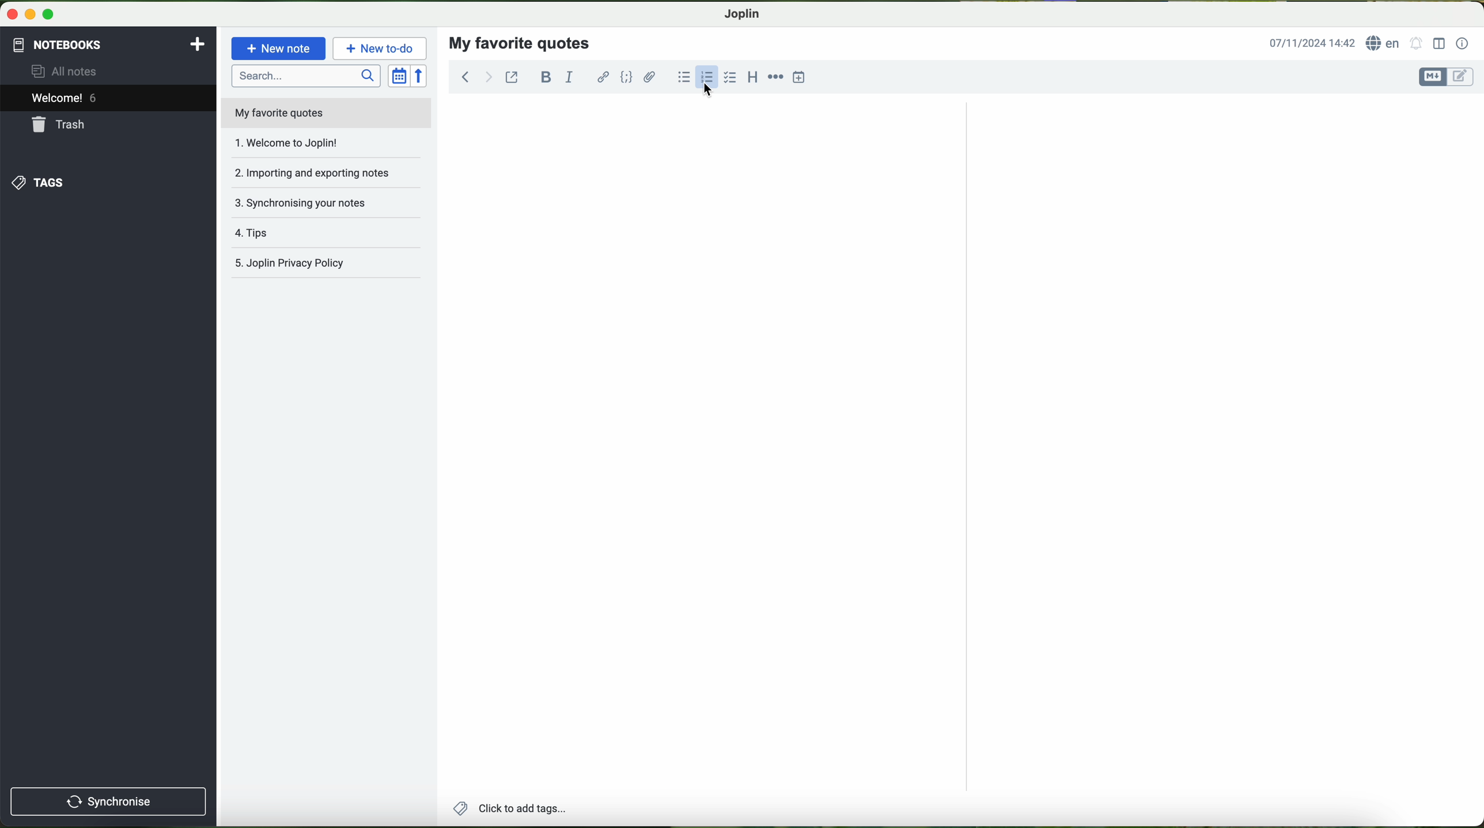 The width and height of the screenshot is (1484, 828). What do you see at coordinates (509, 810) in the screenshot?
I see `add tags` at bounding box center [509, 810].